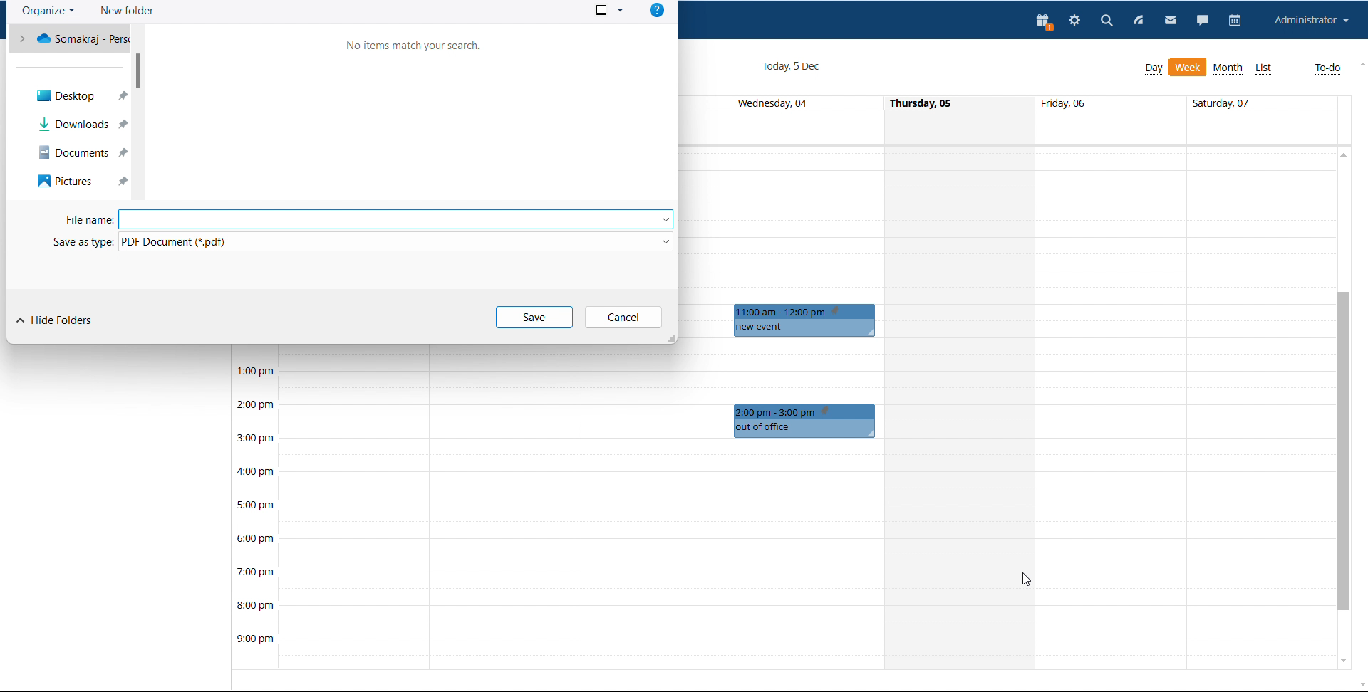  What do you see at coordinates (1312, 21) in the screenshot?
I see `account` at bounding box center [1312, 21].